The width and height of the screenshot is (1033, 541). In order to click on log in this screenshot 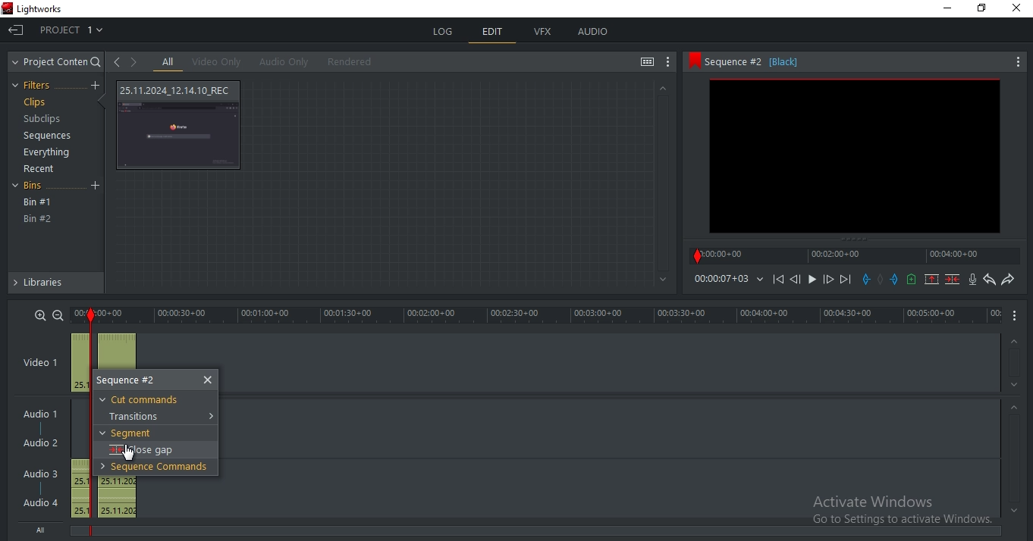, I will do `click(444, 32)`.